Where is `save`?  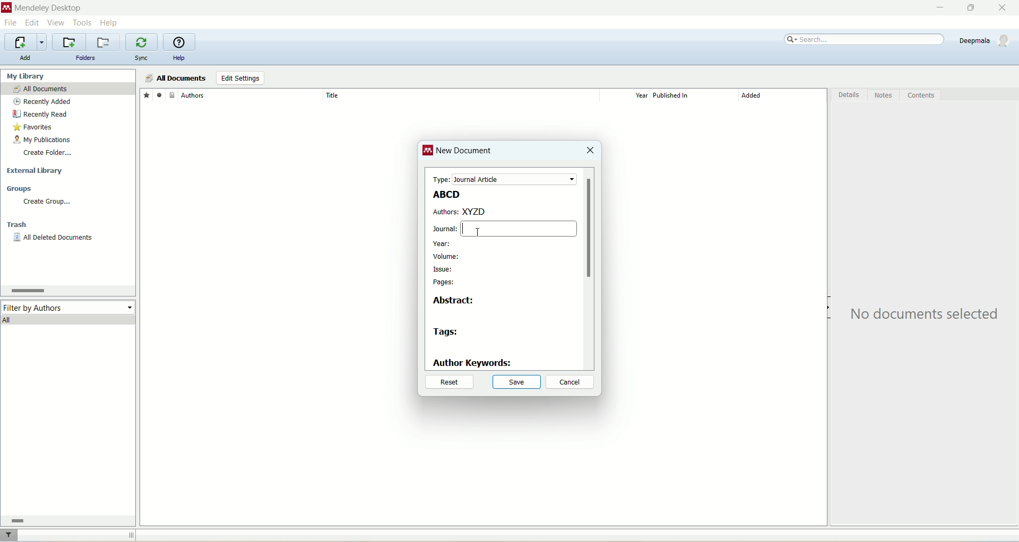 save is located at coordinates (517, 381).